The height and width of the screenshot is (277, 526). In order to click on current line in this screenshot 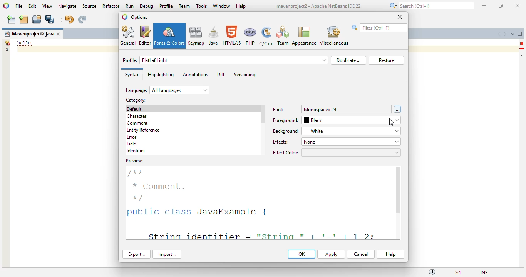, I will do `click(522, 55)`.